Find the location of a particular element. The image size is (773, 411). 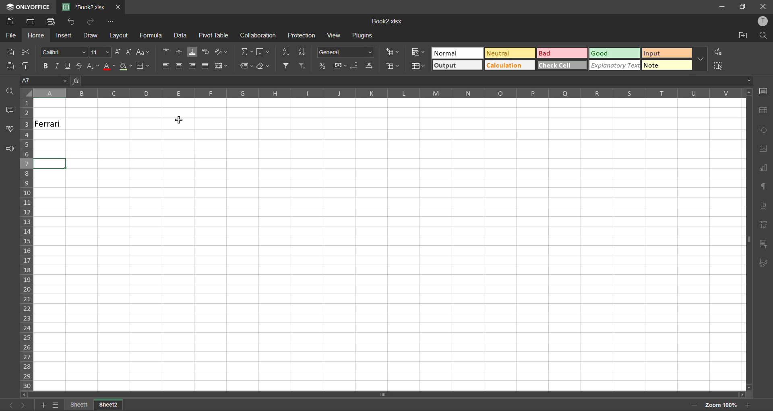

comments is located at coordinates (11, 112).